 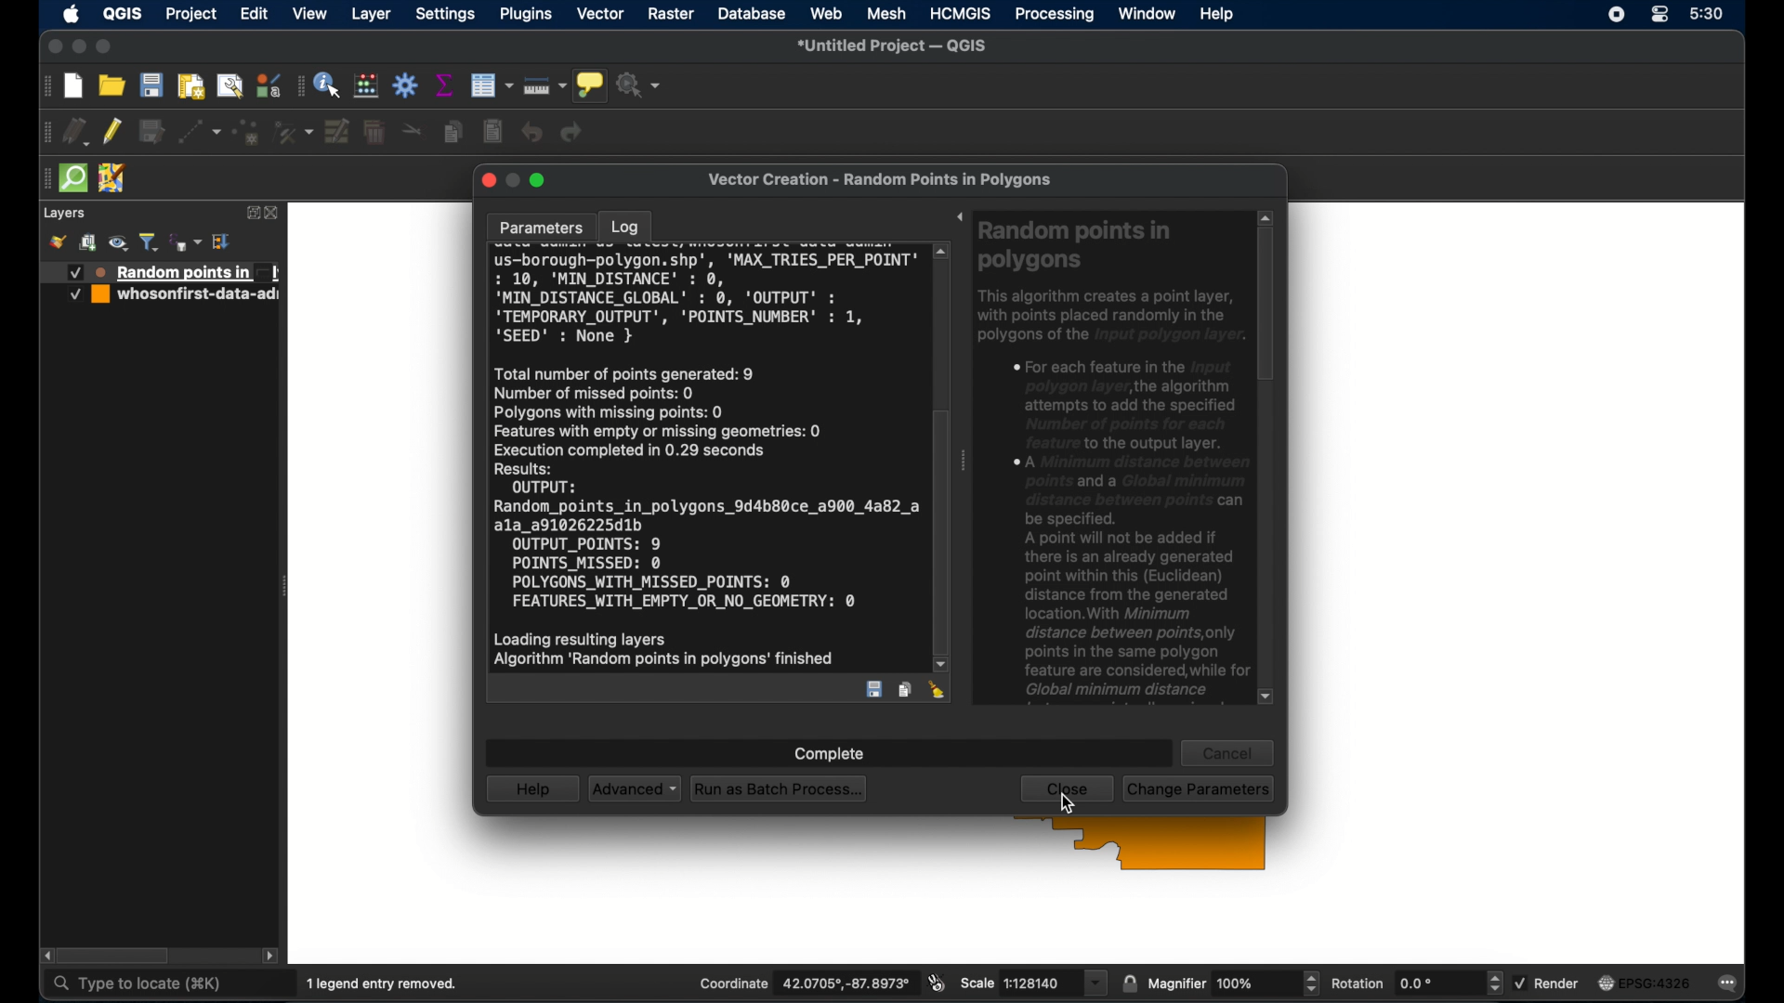 What do you see at coordinates (625, 225) in the screenshot?
I see `log tab` at bounding box center [625, 225].